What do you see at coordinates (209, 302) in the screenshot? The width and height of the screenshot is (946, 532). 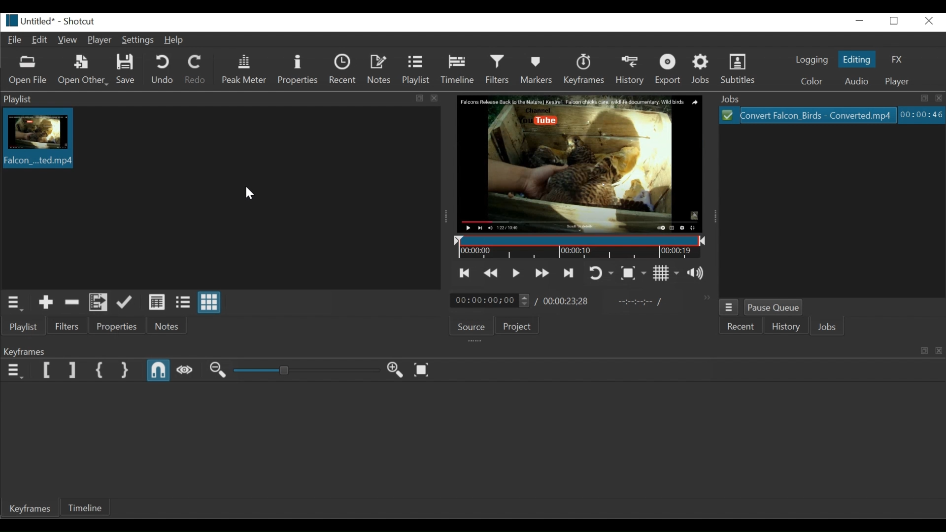 I see `View as icons` at bounding box center [209, 302].